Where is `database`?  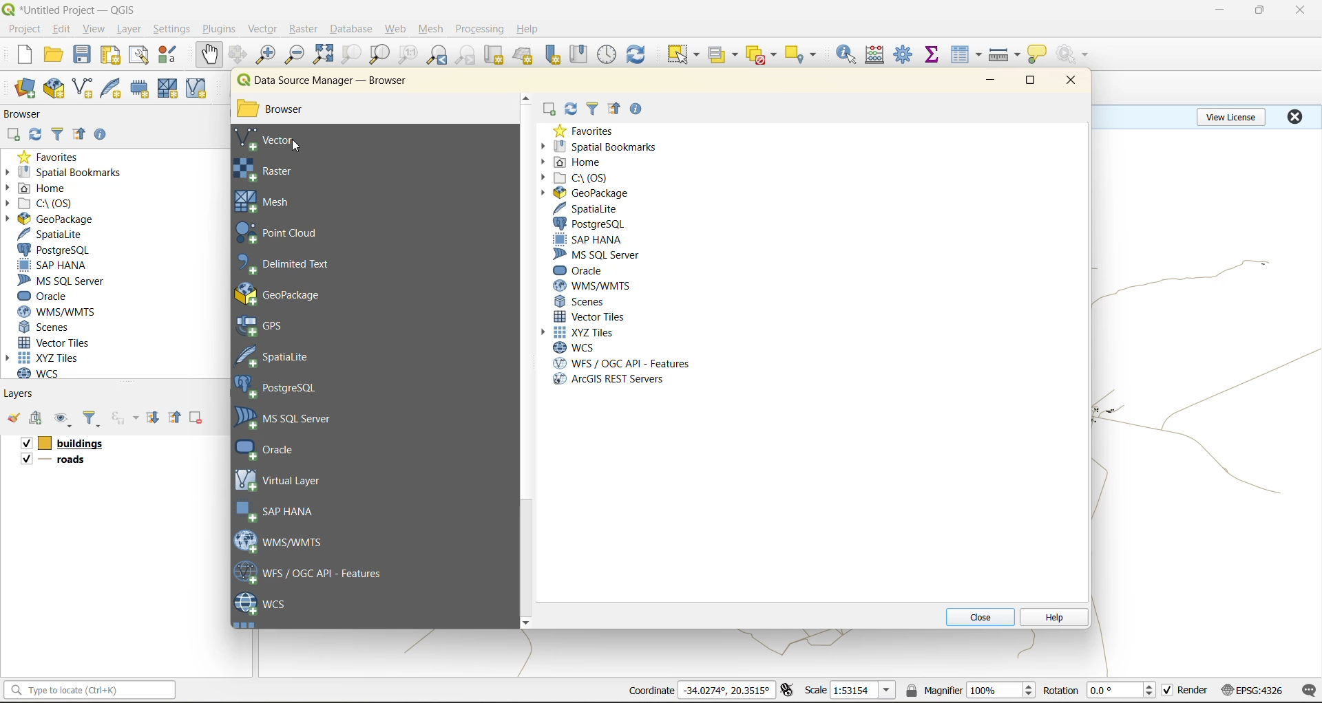 database is located at coordinates (355, 31).